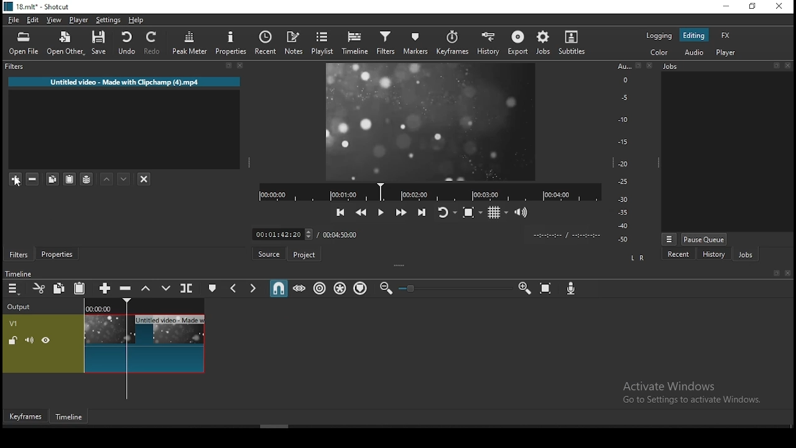  Describe the element at coordinates (572, 289) in the screenshot. I see `record audio` at that location.